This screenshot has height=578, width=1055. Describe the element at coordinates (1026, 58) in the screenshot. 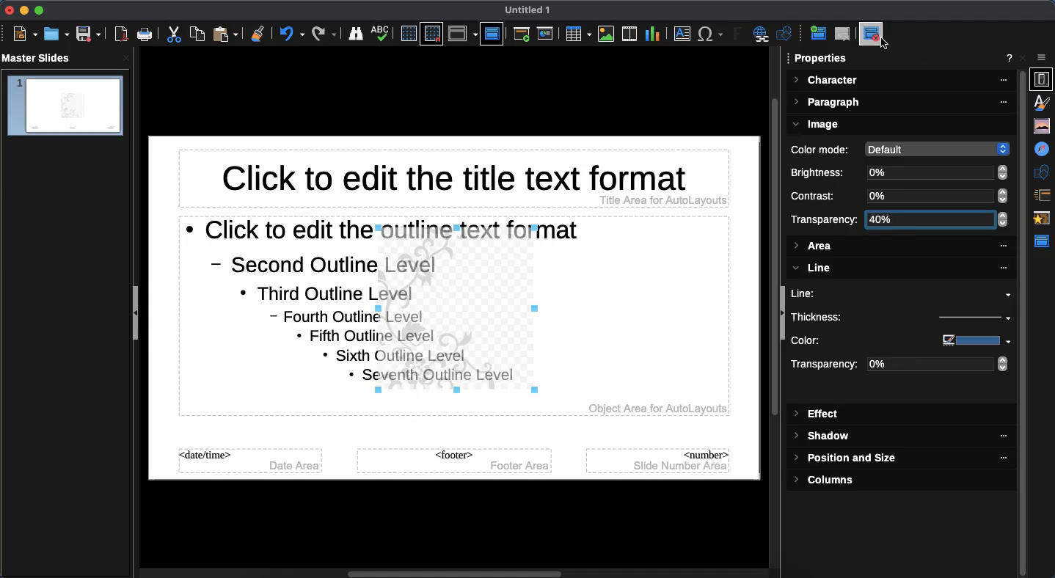

I see `Close` at that location.